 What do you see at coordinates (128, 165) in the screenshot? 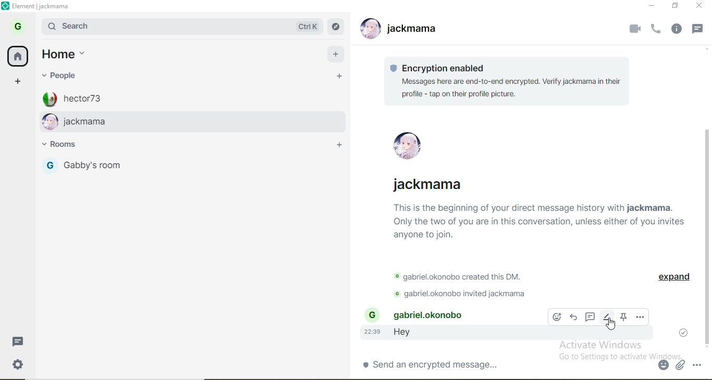
I see `gabby's room` at bounding box center [128, 165].